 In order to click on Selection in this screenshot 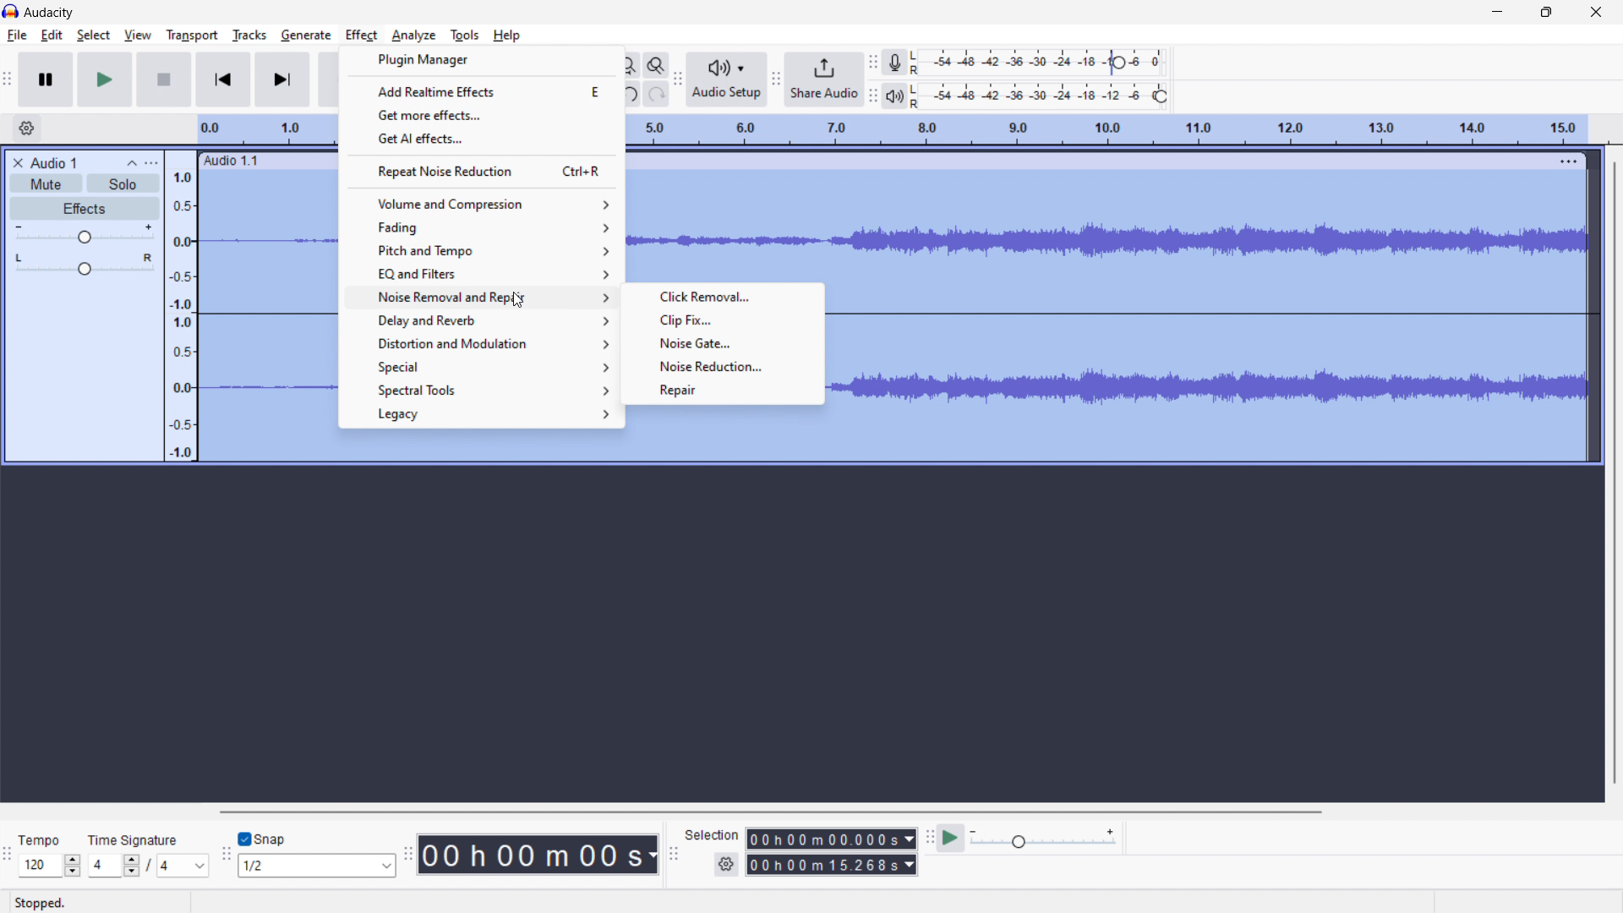, I will do `click(713, 835)`.